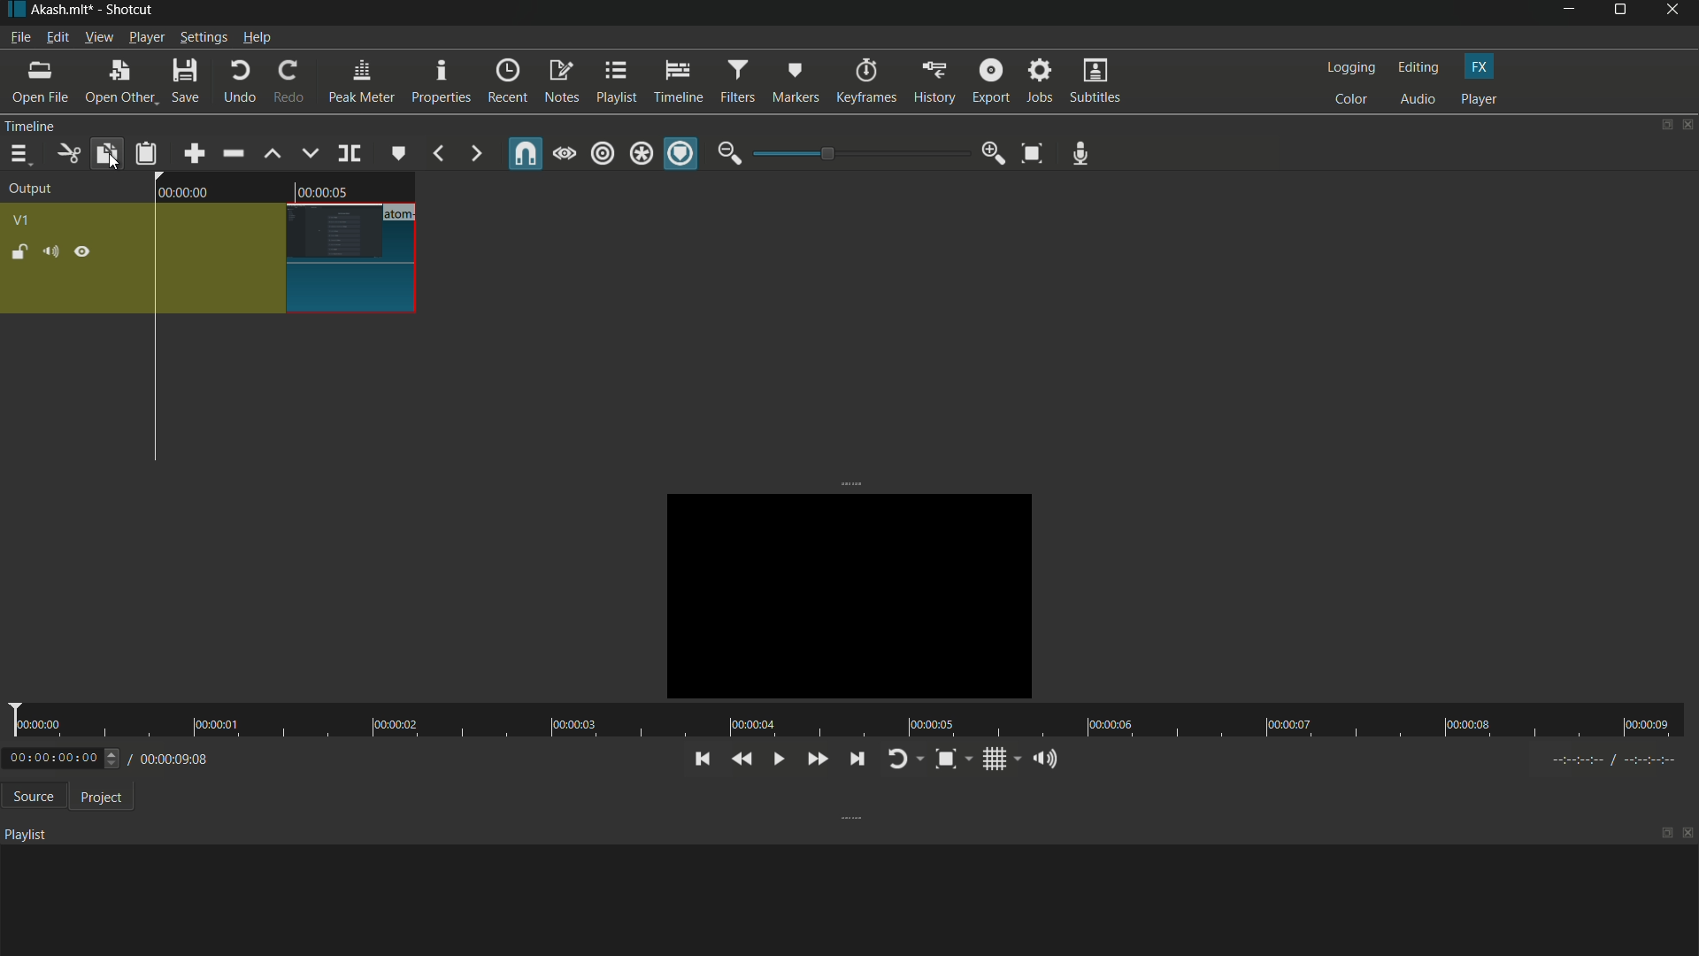 This screenshot has height=956, width=1699. Describe the element at coordinates (797, 81) in the screenshot. I see `markers` at that location.